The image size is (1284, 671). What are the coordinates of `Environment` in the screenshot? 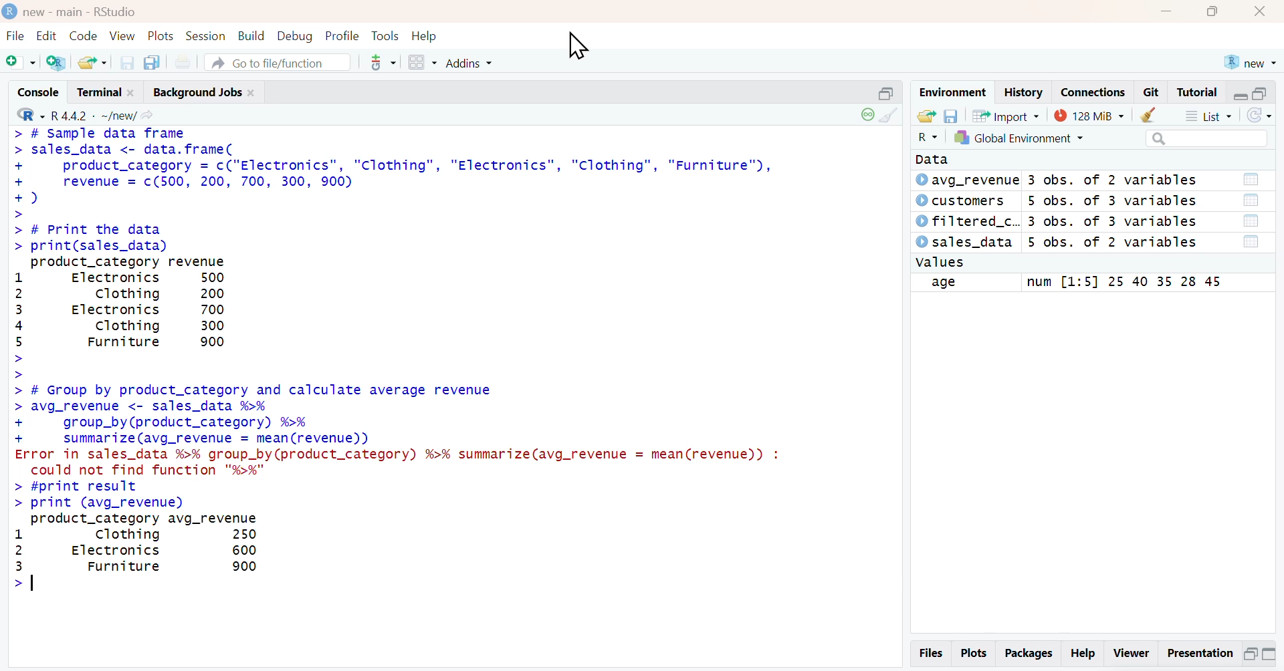 It's located at (953, 92).